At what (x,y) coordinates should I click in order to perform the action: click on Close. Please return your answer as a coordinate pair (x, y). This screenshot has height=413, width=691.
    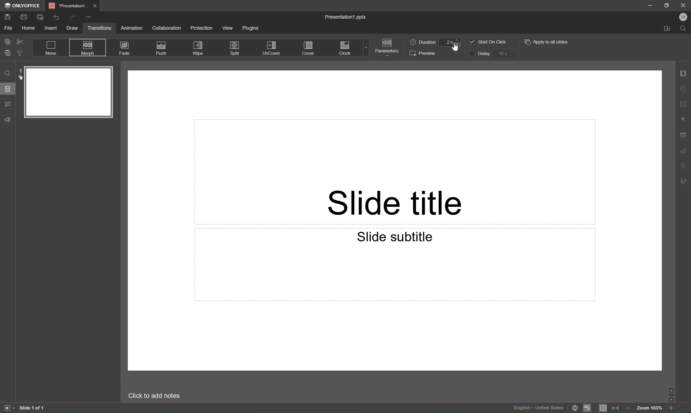
    Looking at the image, I should click on (96, 6).